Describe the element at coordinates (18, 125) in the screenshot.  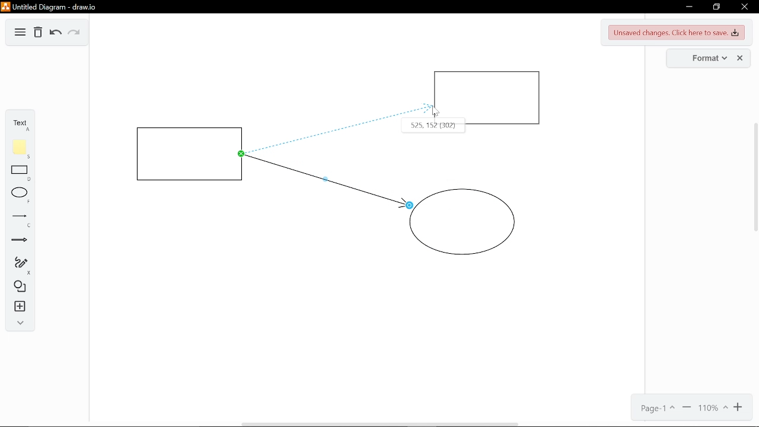
I see `text` at that location.